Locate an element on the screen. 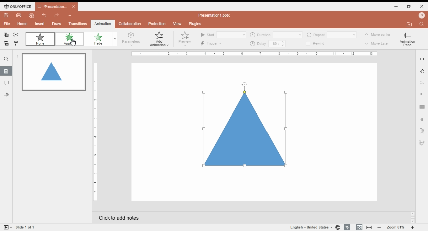  animation: appear is located at coordinates (68, 39).